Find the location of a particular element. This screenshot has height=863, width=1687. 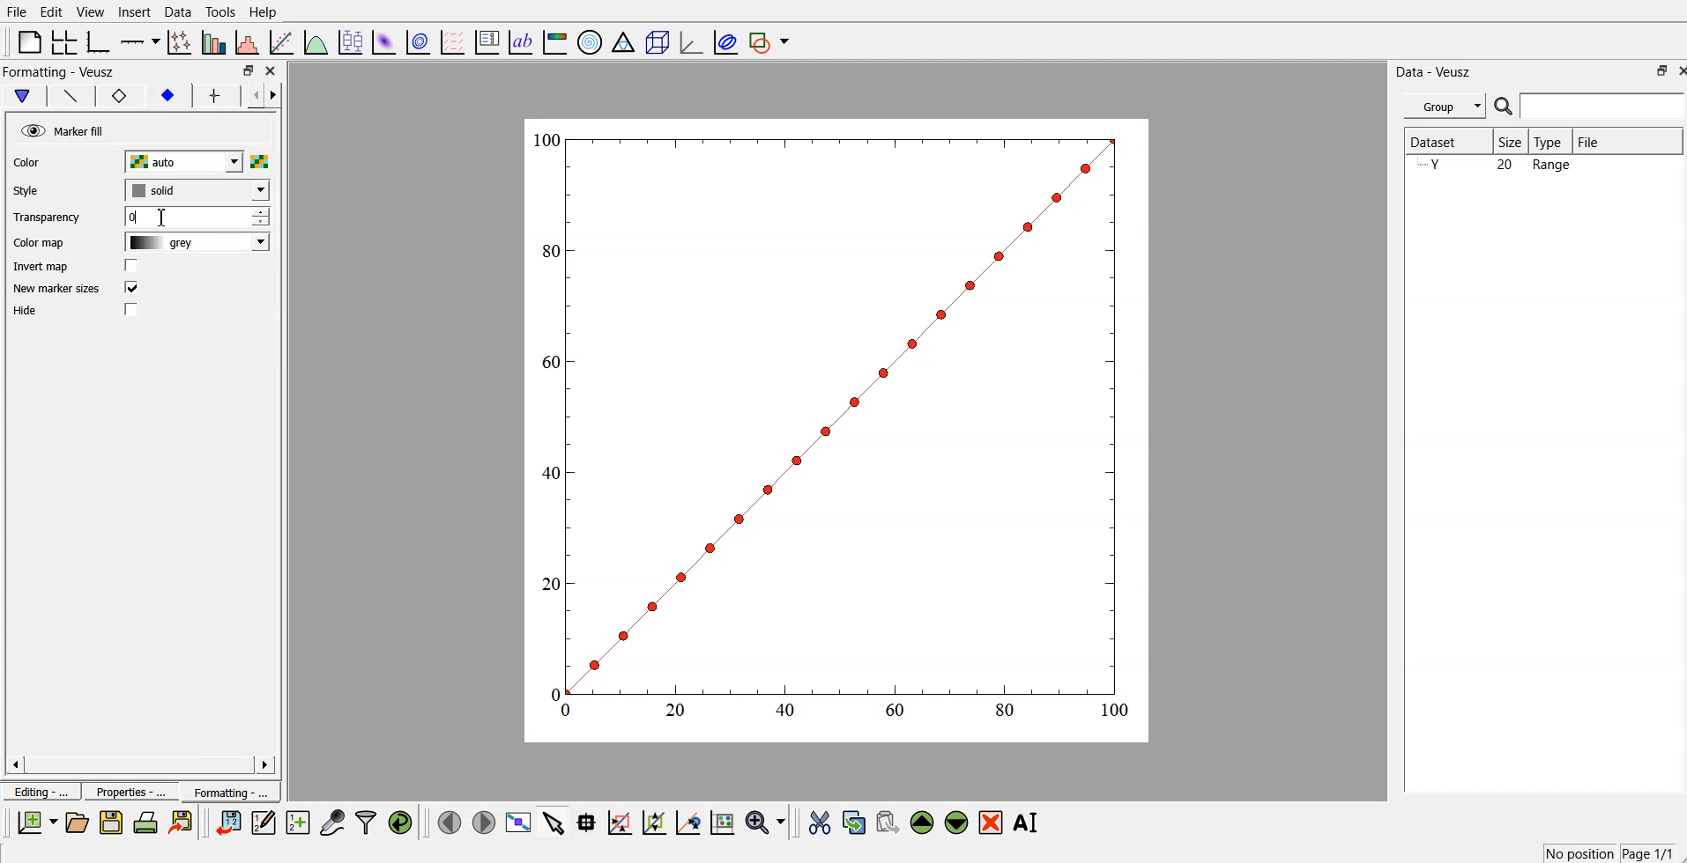

auto is located at coordinates (195, 162).